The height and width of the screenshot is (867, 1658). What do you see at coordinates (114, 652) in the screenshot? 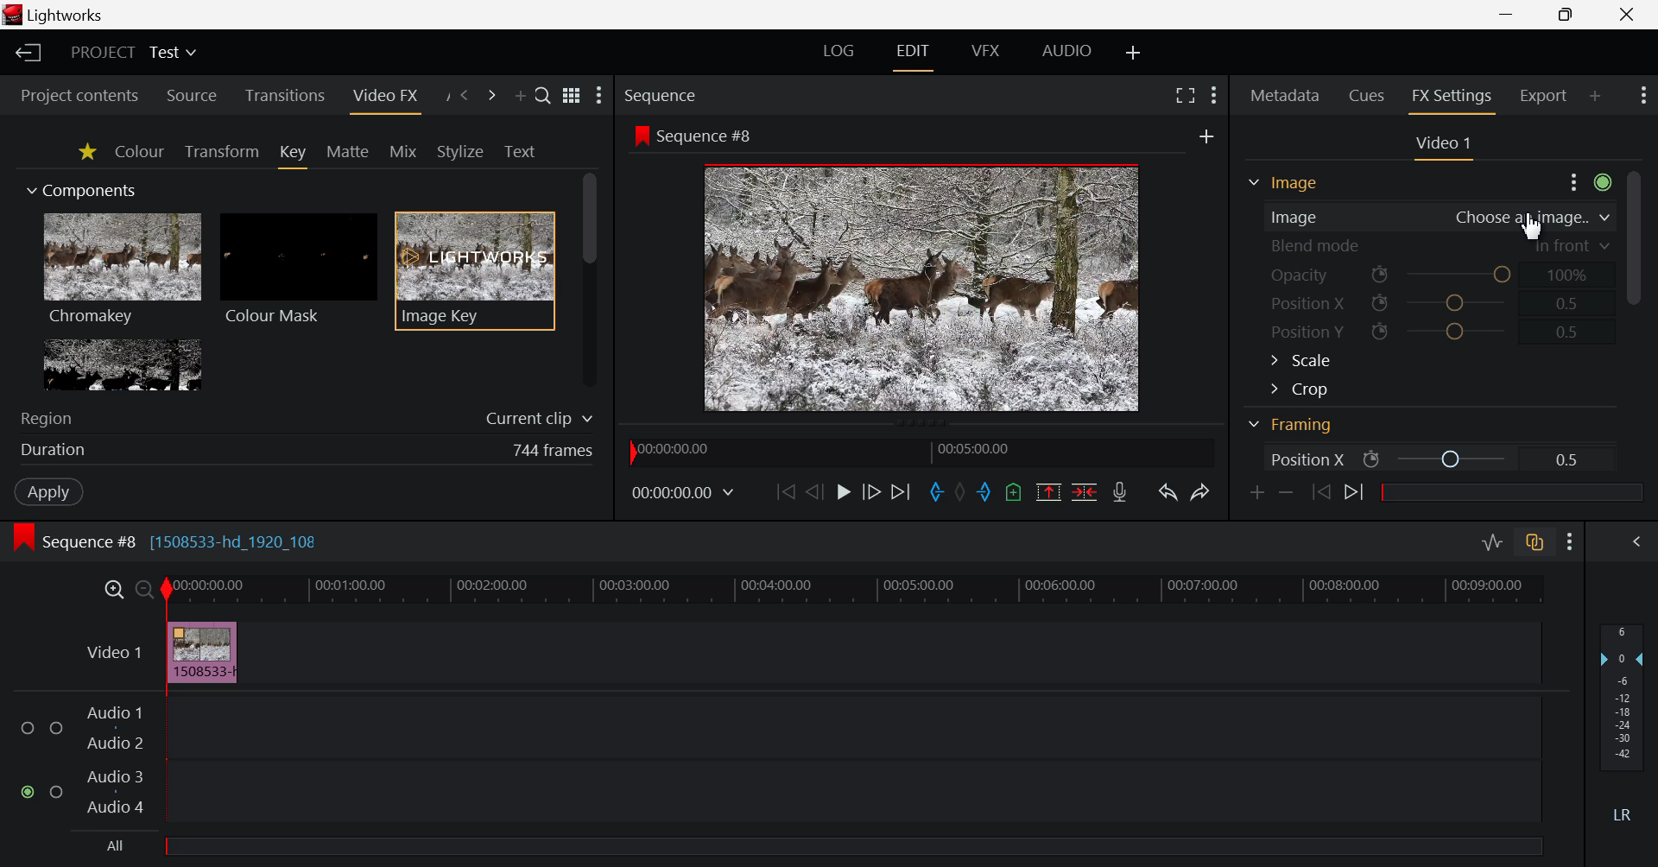
I see `Video 1` at bounding box center [114, 652].